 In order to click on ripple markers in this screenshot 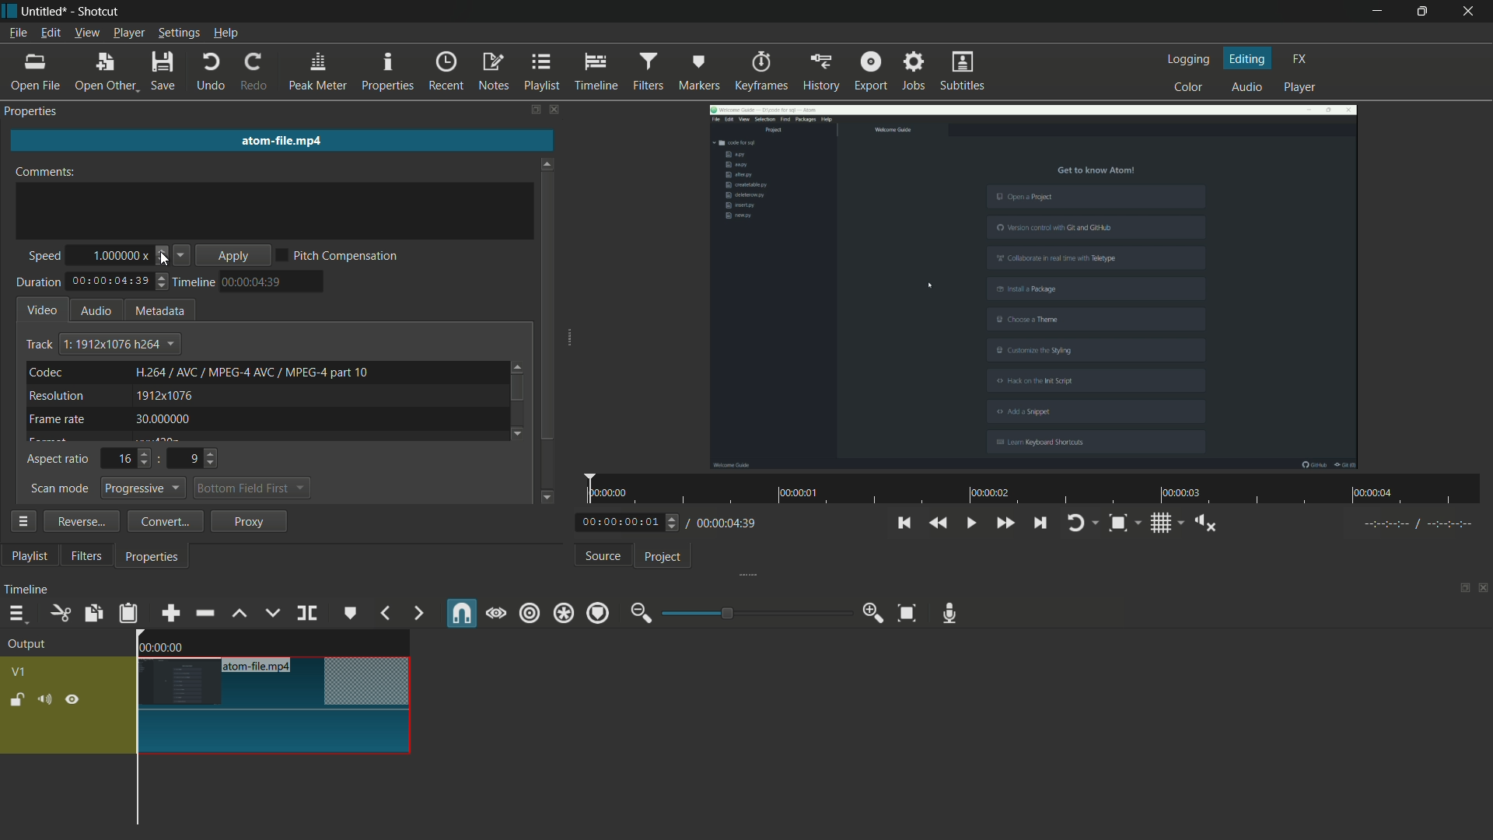, I will do `click(598, 613)`.